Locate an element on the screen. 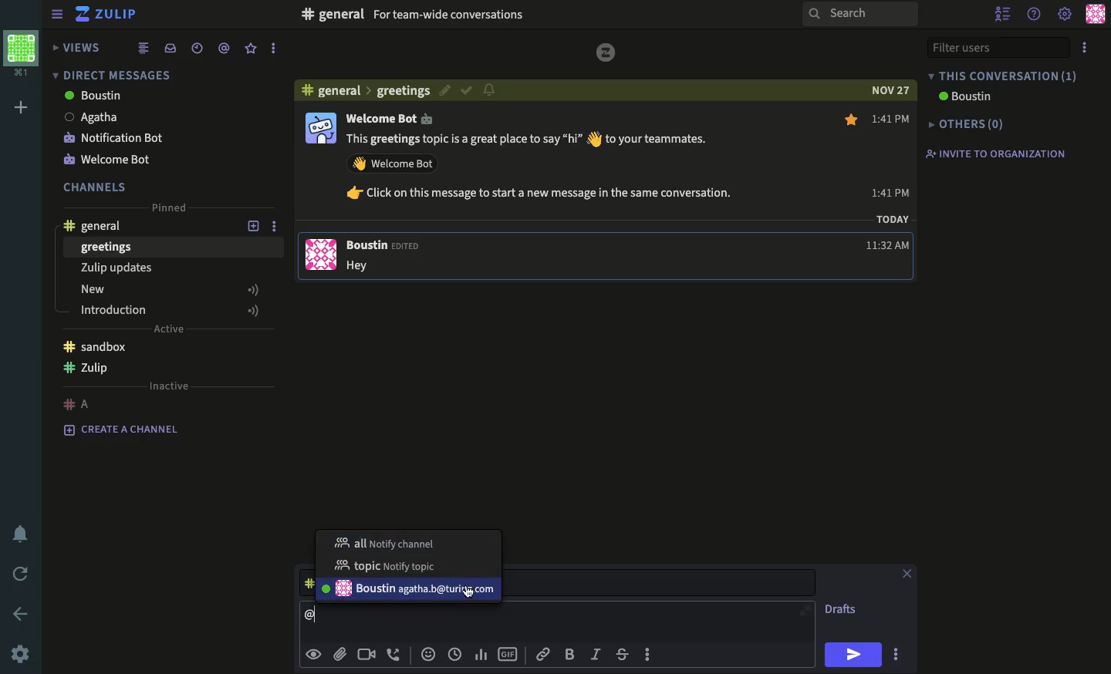 This screenshot has width=1111, height=674. Zulip is located at coordinates (106, 15).